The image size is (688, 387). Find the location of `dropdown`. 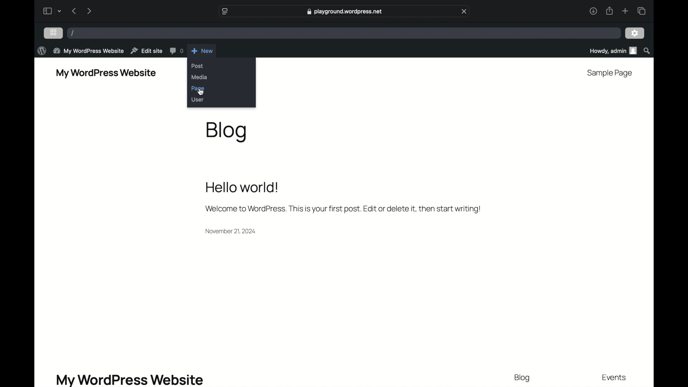

dropdown is located at coordinates (61, 11).